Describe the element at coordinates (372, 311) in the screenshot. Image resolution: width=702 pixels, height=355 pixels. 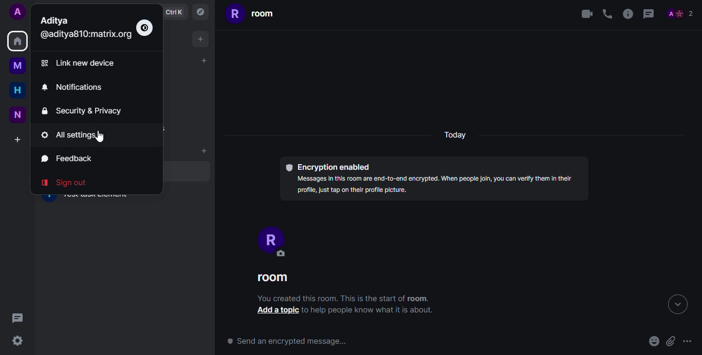
I see `to help people know what is It about.` at that location.